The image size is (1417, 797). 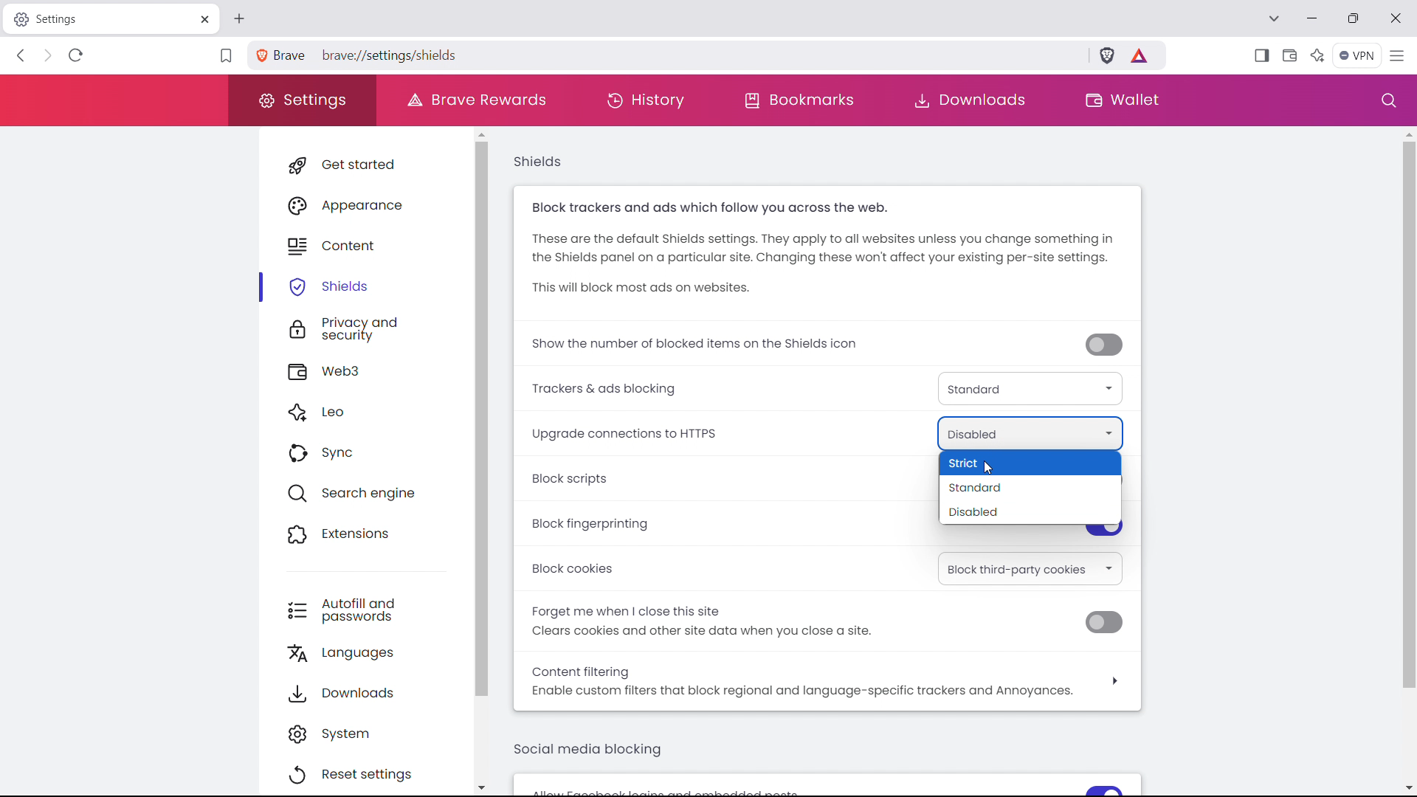 I want to click on scroll down, so click(x=490, y=787).